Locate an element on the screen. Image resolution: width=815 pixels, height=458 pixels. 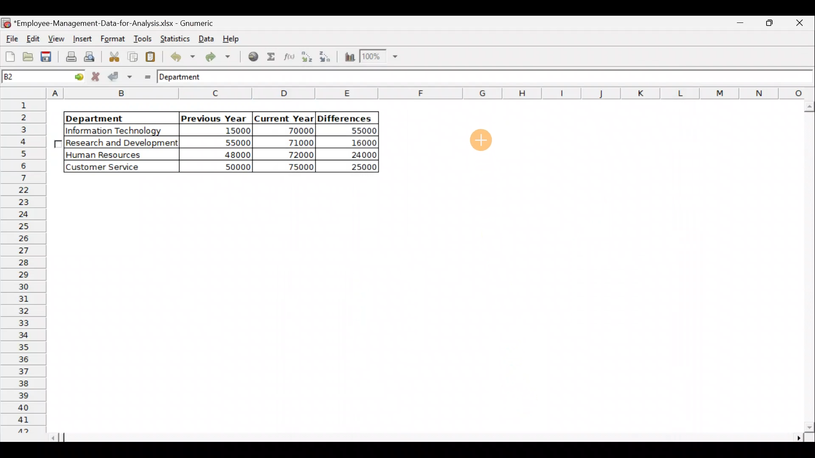
Cut the selection is located at coordinates (114, 56).